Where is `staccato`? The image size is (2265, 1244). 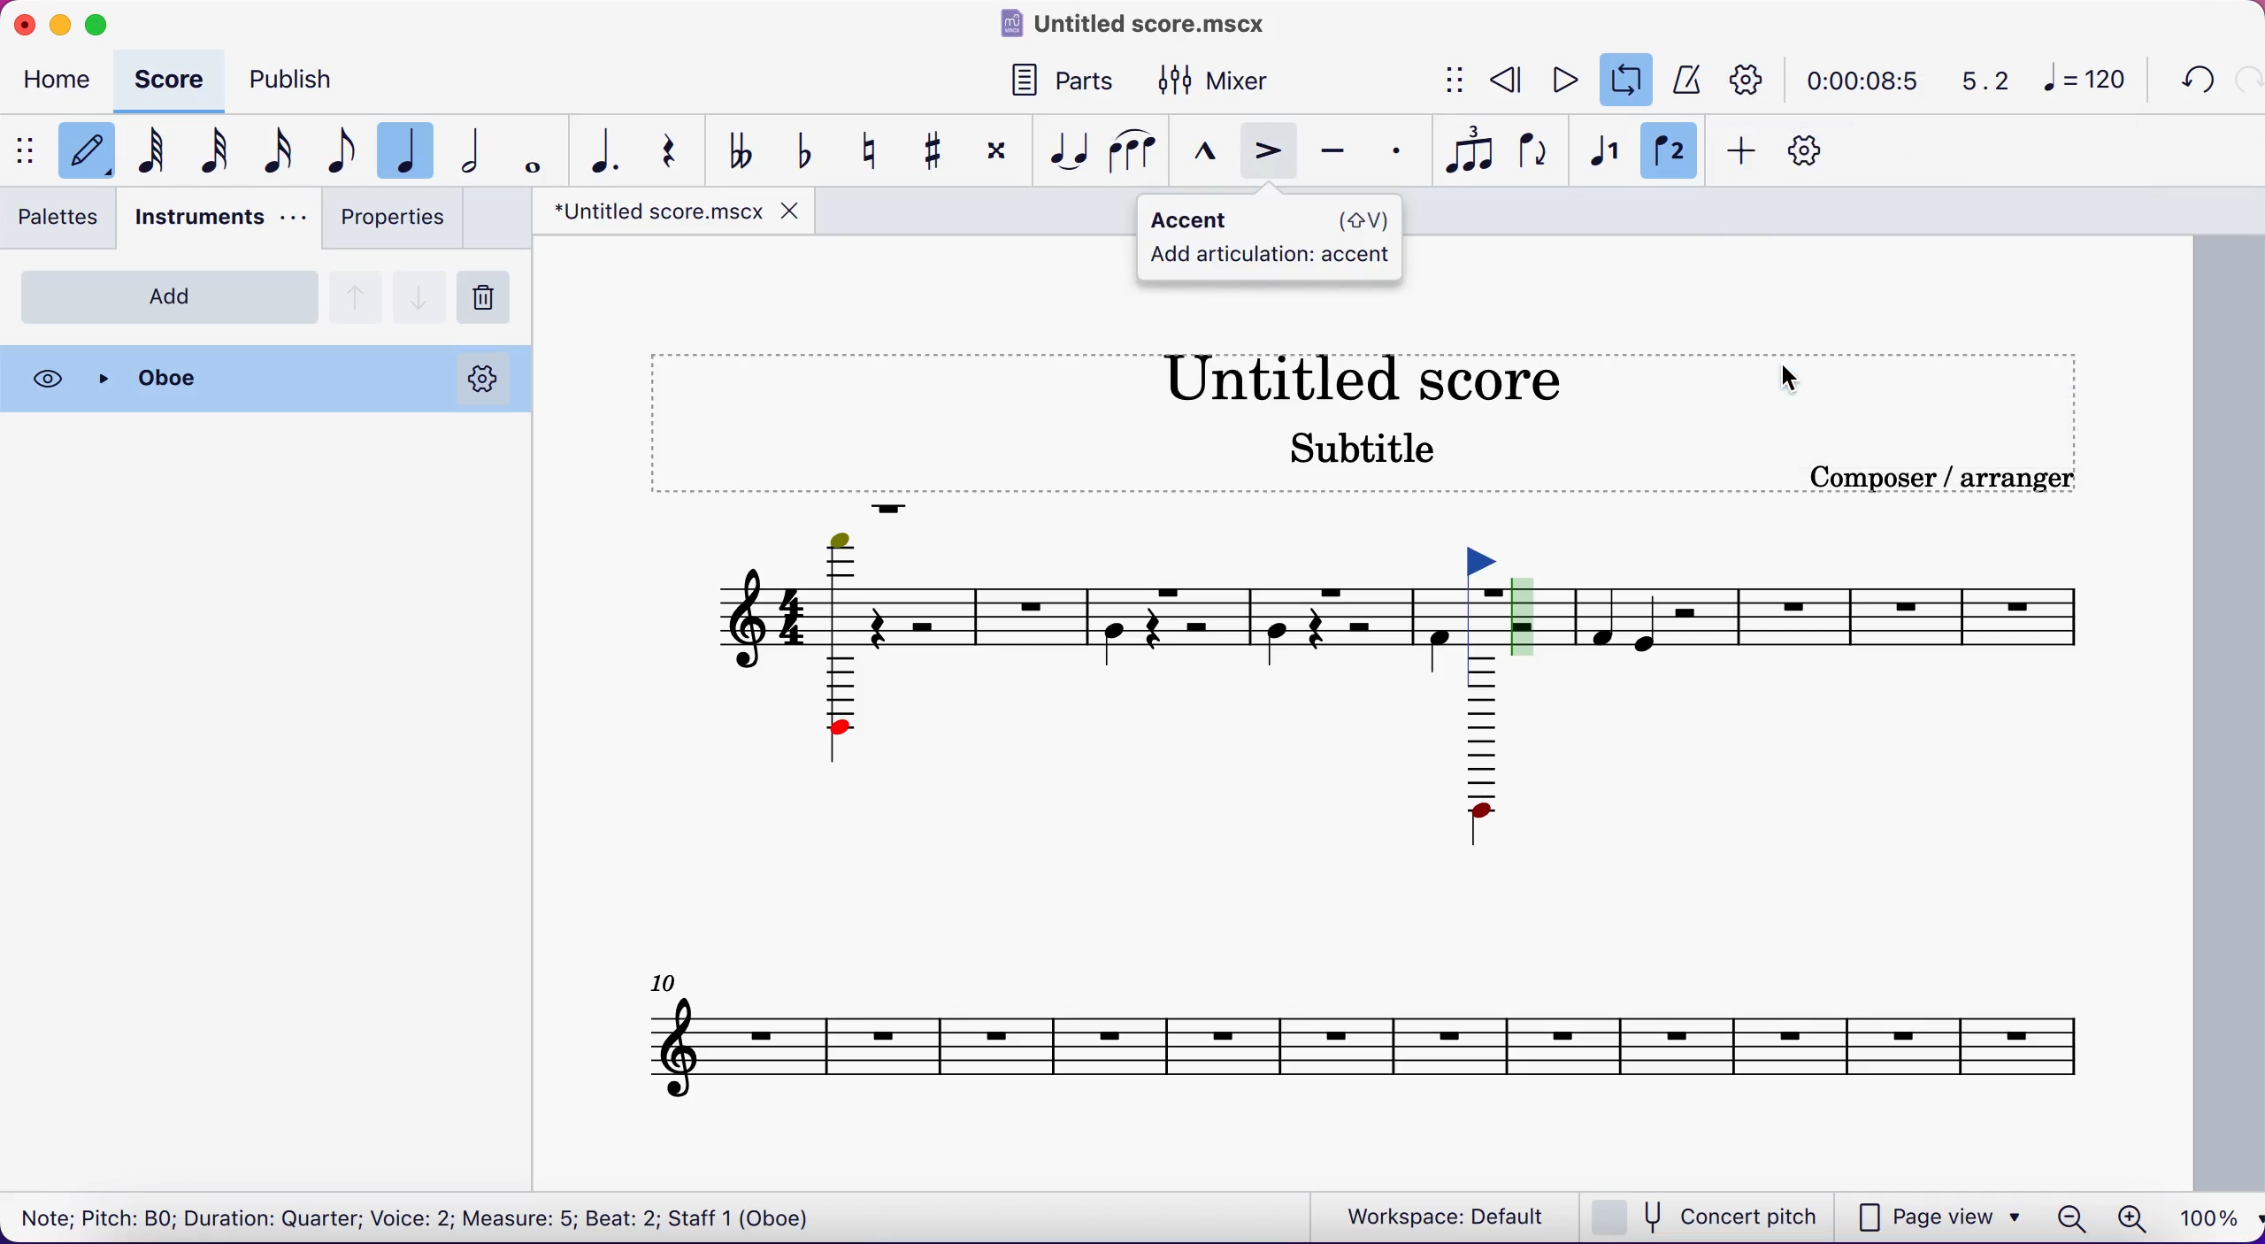
staccato is located at coordinates (1401, 151).